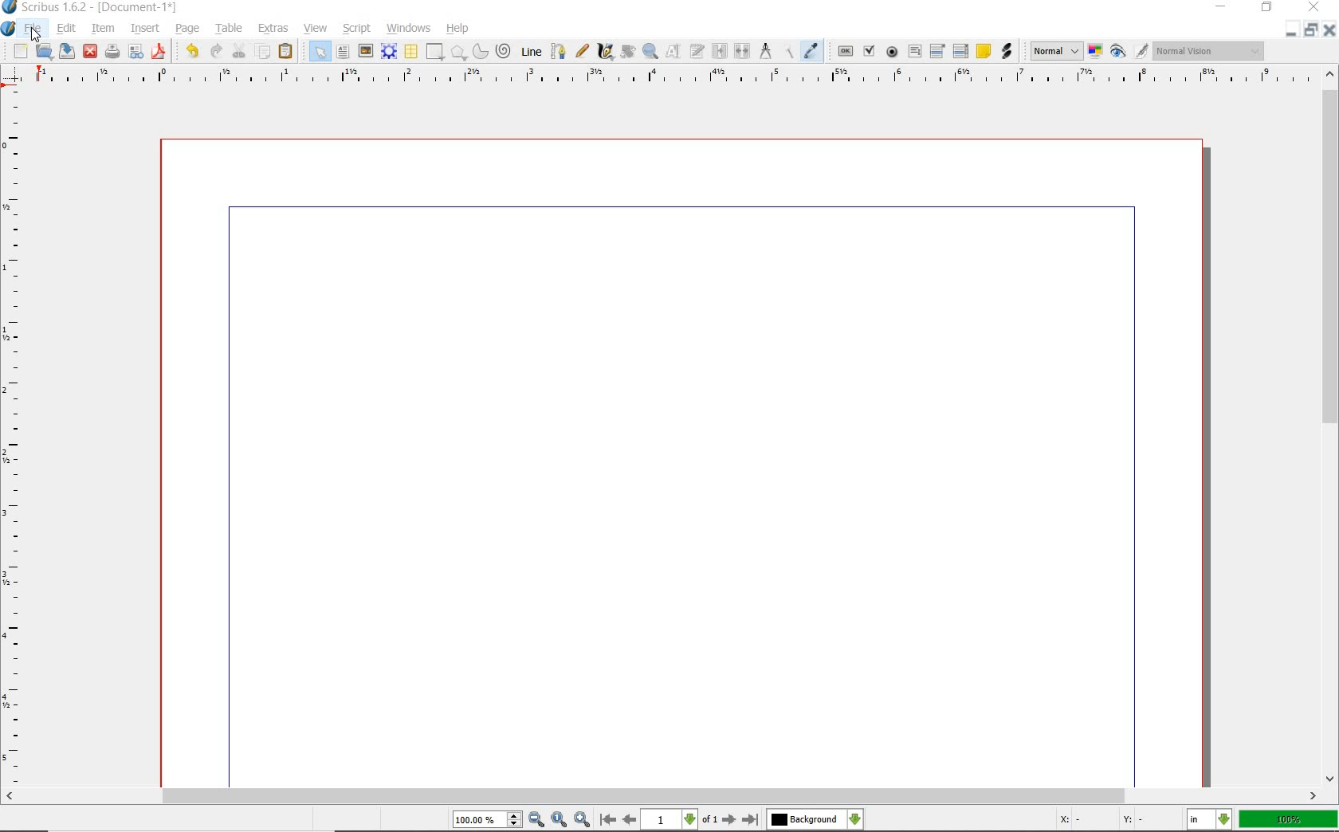  Describe the element at coordinates (9, 29) in the screenshot. I see `system logo` at that location.